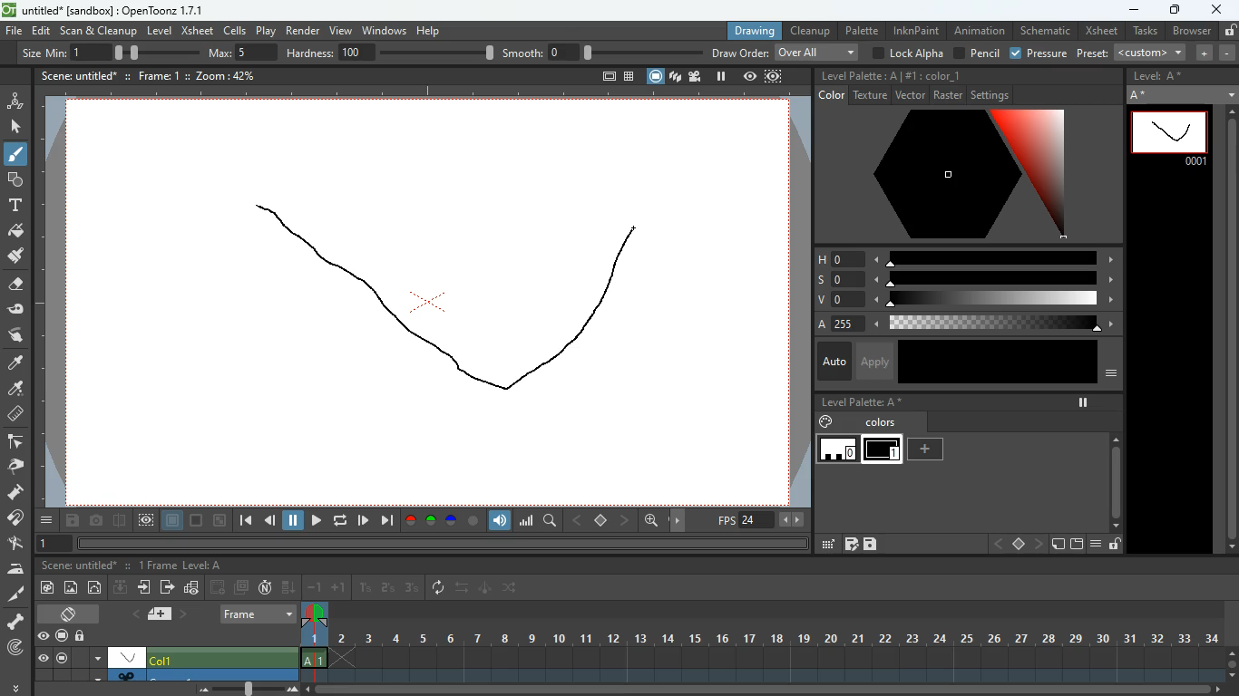 This screenshot has width=1239, height=696. I want to click on texture, so click(870, 95).